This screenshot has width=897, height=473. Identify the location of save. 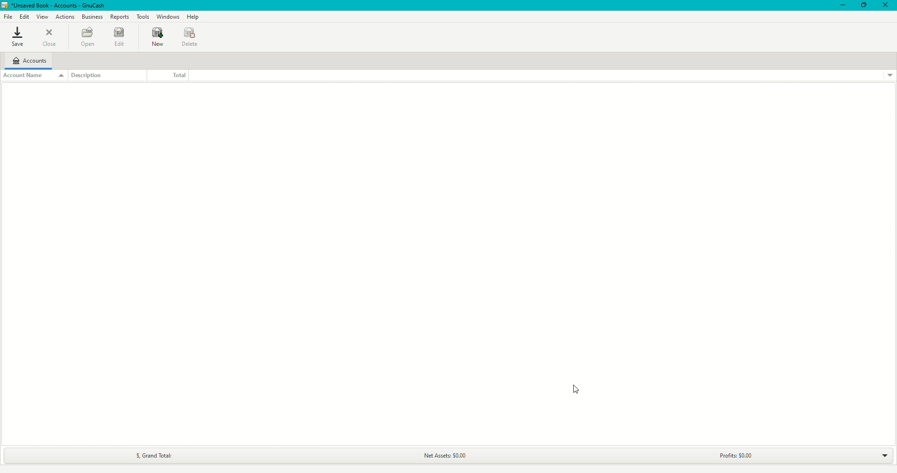
(16, 37).